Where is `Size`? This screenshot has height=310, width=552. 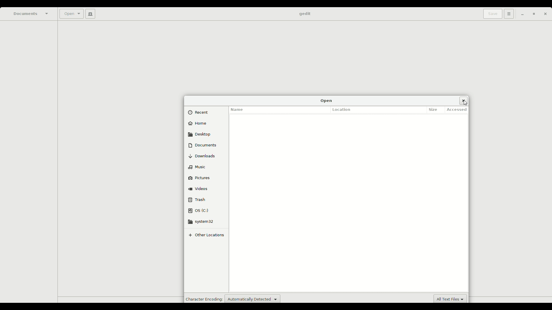 Size is located at coordinates (434, 109).